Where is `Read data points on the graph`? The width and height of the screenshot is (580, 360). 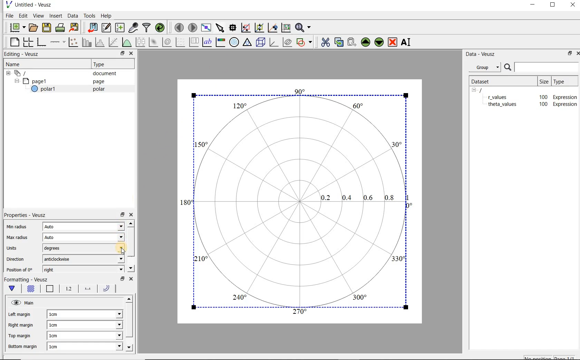
Read data points on the graph is located at coordinates (234, 28).